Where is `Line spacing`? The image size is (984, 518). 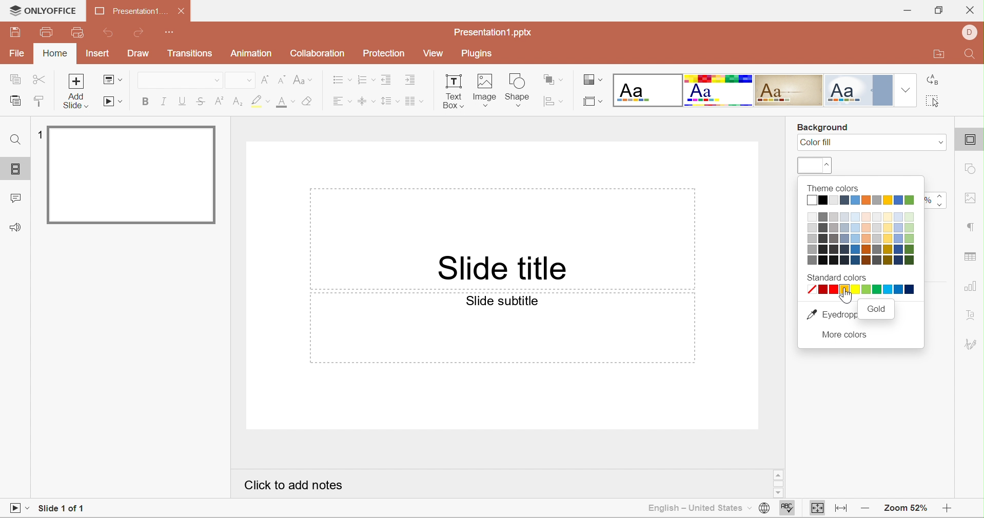
Line spacing is located at coordinates (389, 101).